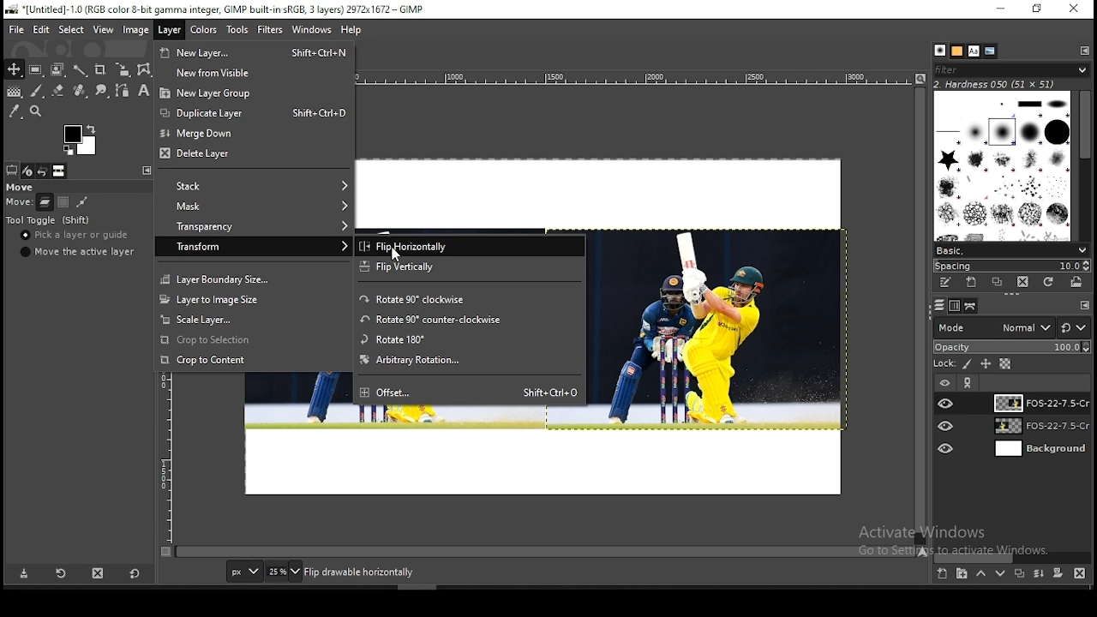  I want to click on zoom status, so click(284, 573).